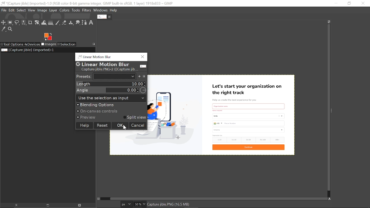  What do you see at coordinates (103, 63) in the screenshot?
I see `G Linear Motion Blur` at bounding box center [103, 63].